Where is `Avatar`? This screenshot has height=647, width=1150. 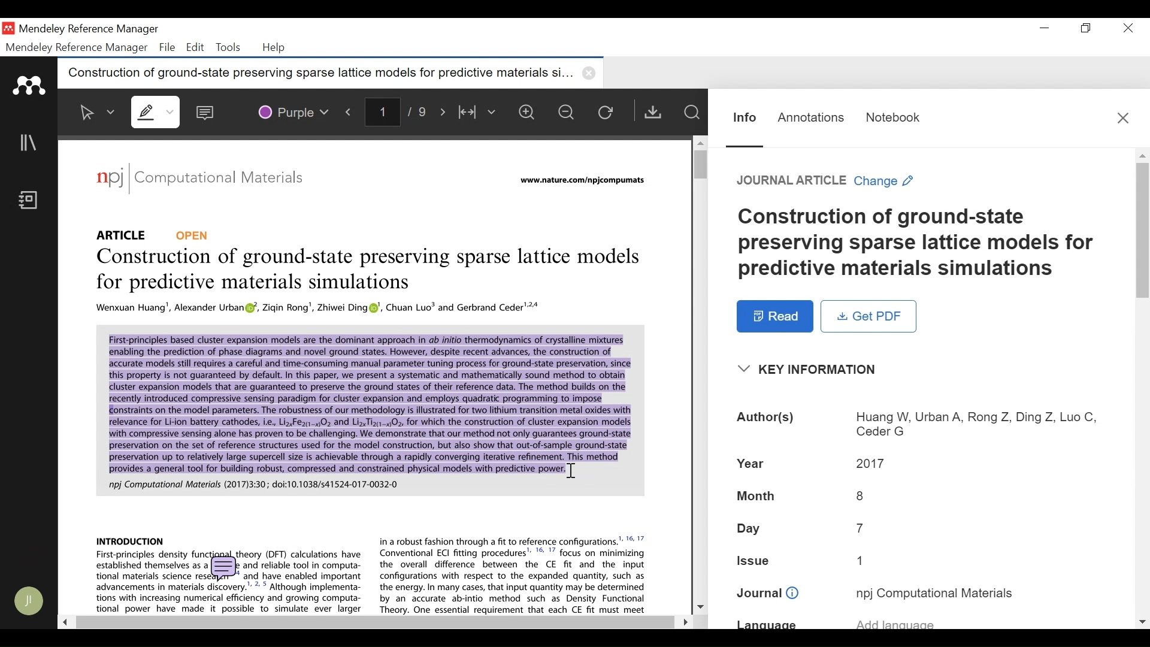
Avatar is located at coordinates (30, 601).